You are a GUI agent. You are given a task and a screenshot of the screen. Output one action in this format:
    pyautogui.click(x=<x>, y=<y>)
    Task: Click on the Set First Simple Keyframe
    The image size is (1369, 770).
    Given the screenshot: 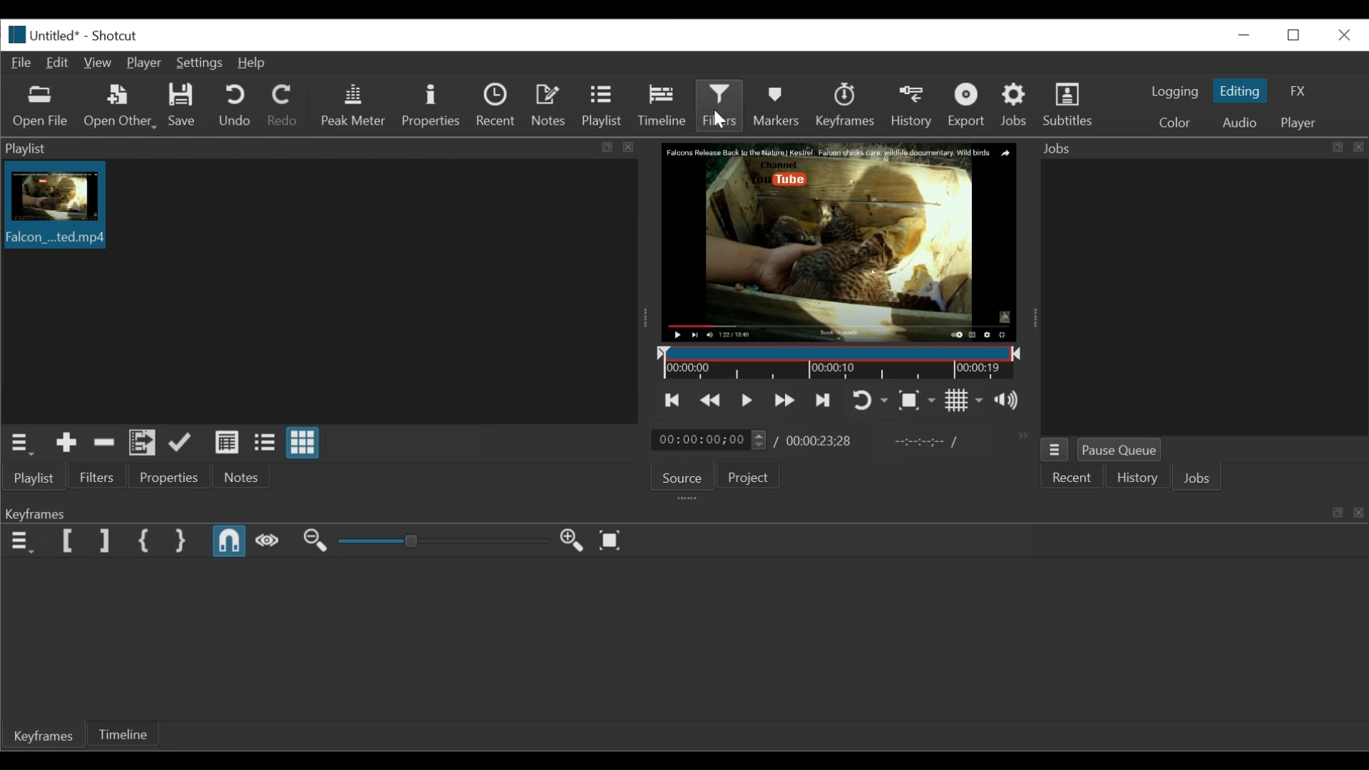 What is the action you would take?
    pyautogui.click(x=143, y=541)
    